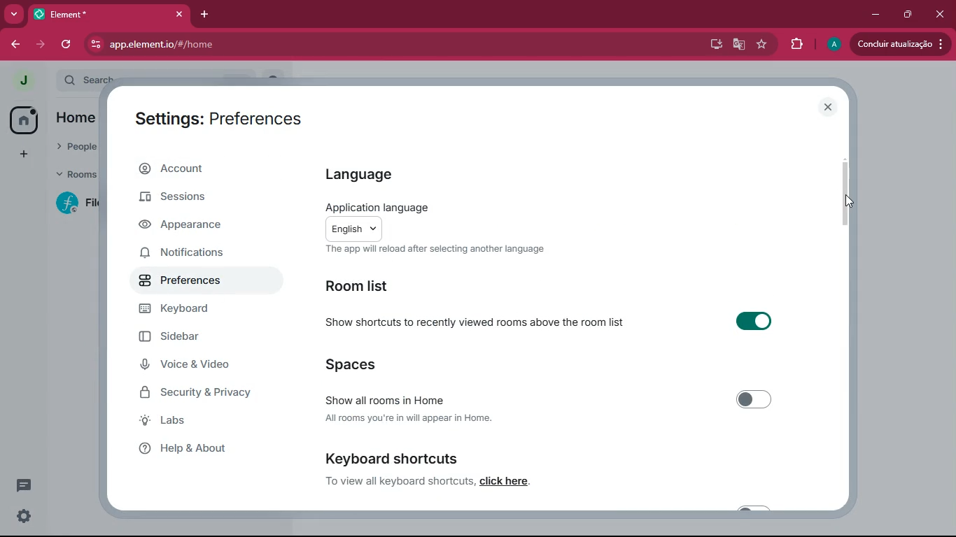  I want to click on extensions, so click(797, 45).